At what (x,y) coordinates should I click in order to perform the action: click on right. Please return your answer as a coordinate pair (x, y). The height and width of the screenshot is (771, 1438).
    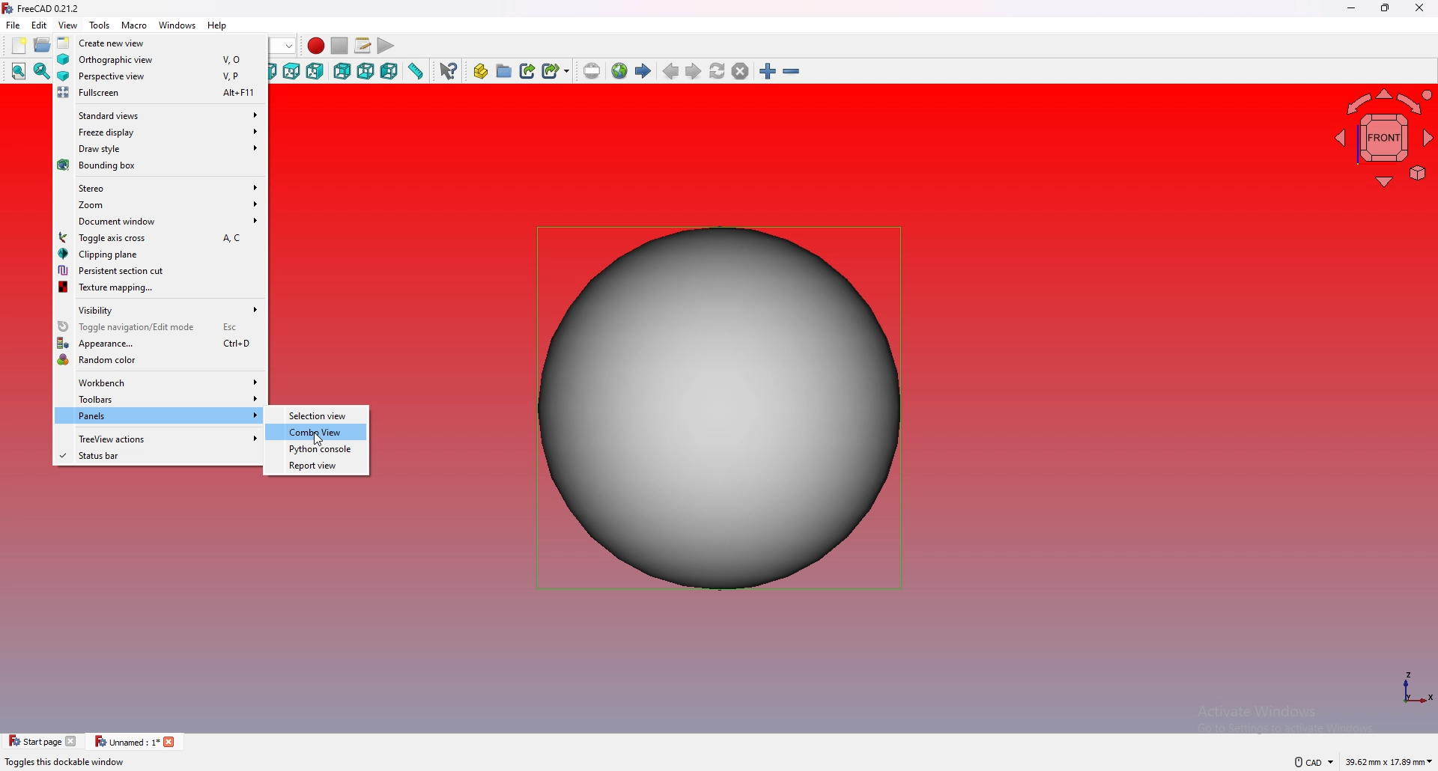
    Looking at the image, I should click on (315, 70).